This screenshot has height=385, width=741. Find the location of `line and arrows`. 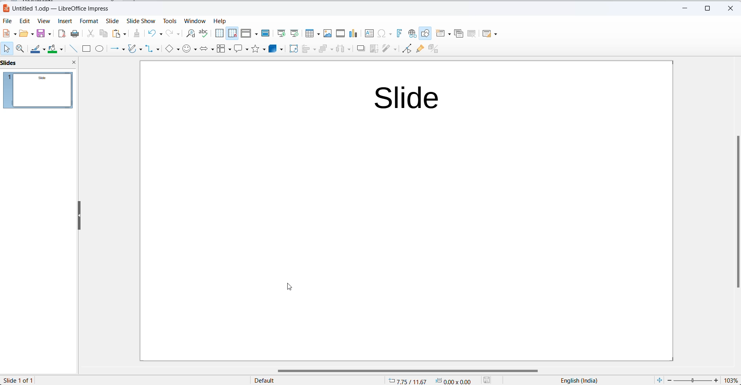

line and arrows is located at coordinates (117, 49).